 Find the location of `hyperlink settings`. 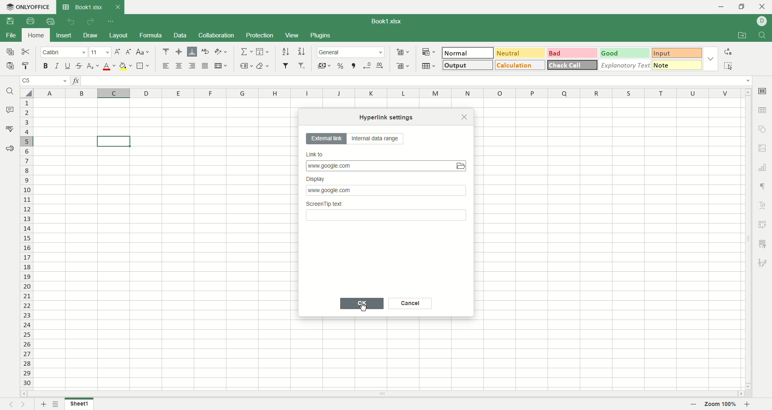

hyperlink settings is located at coordinates (388, 117).